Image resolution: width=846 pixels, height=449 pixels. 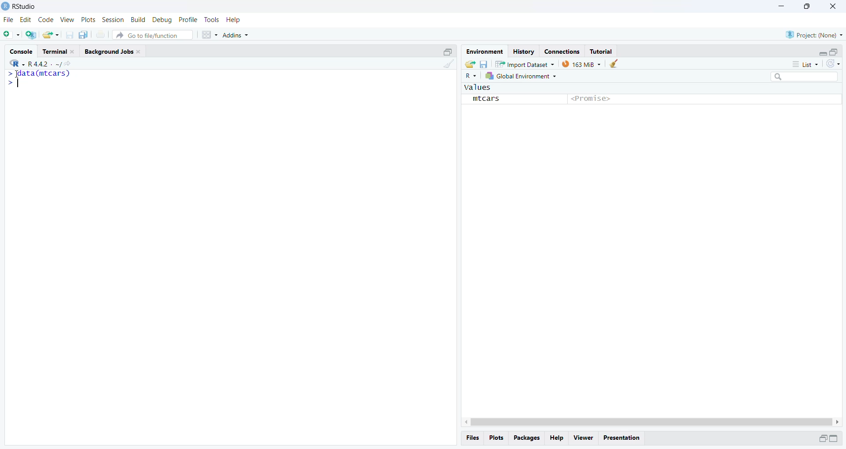 I want to click on expand/collapse, so click(x=834, y=438).